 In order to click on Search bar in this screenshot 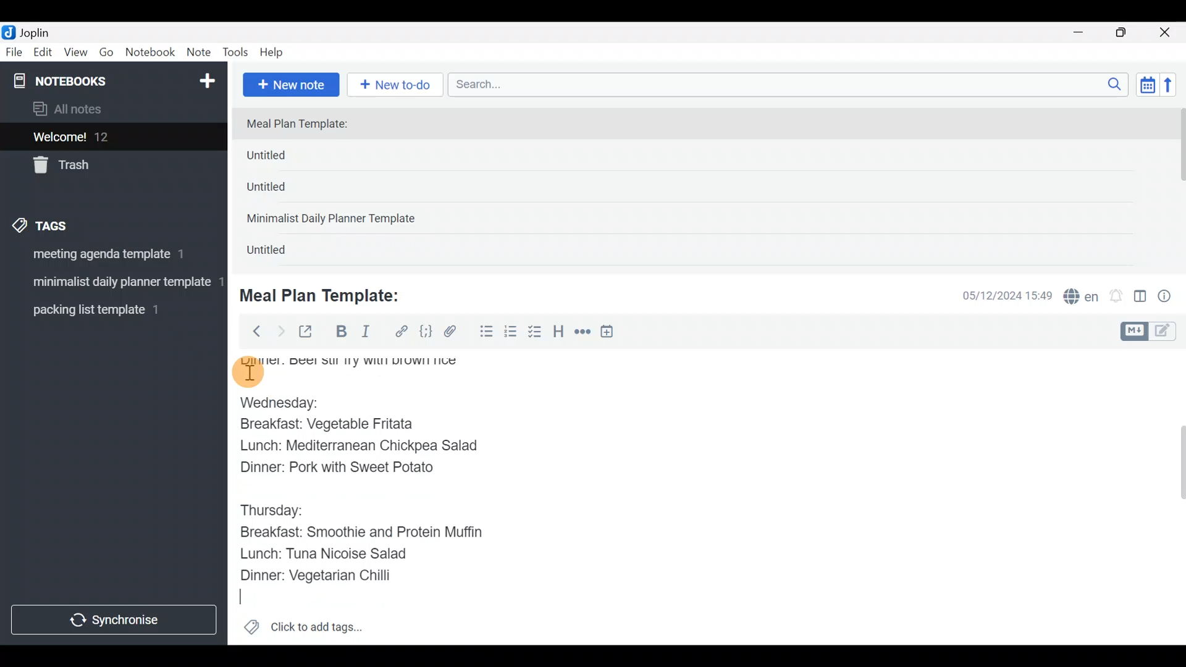, I will do `click(791, 83)`.